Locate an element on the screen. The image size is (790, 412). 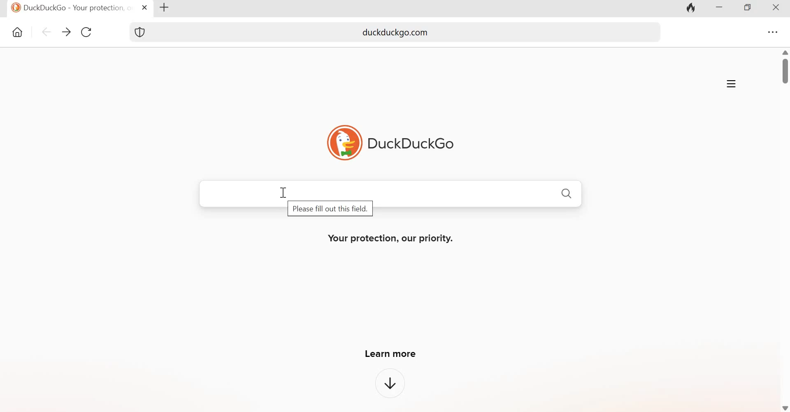
Scrollbar is located at coordinates (784, 67).